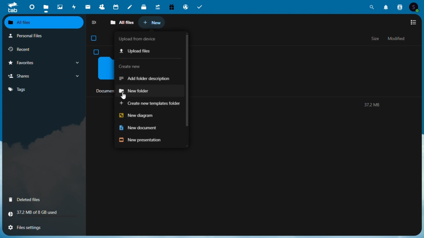  What do you see at coordinates (148, 91) in the screenshot?
I see `New folder` at bounding box center [148, 91].